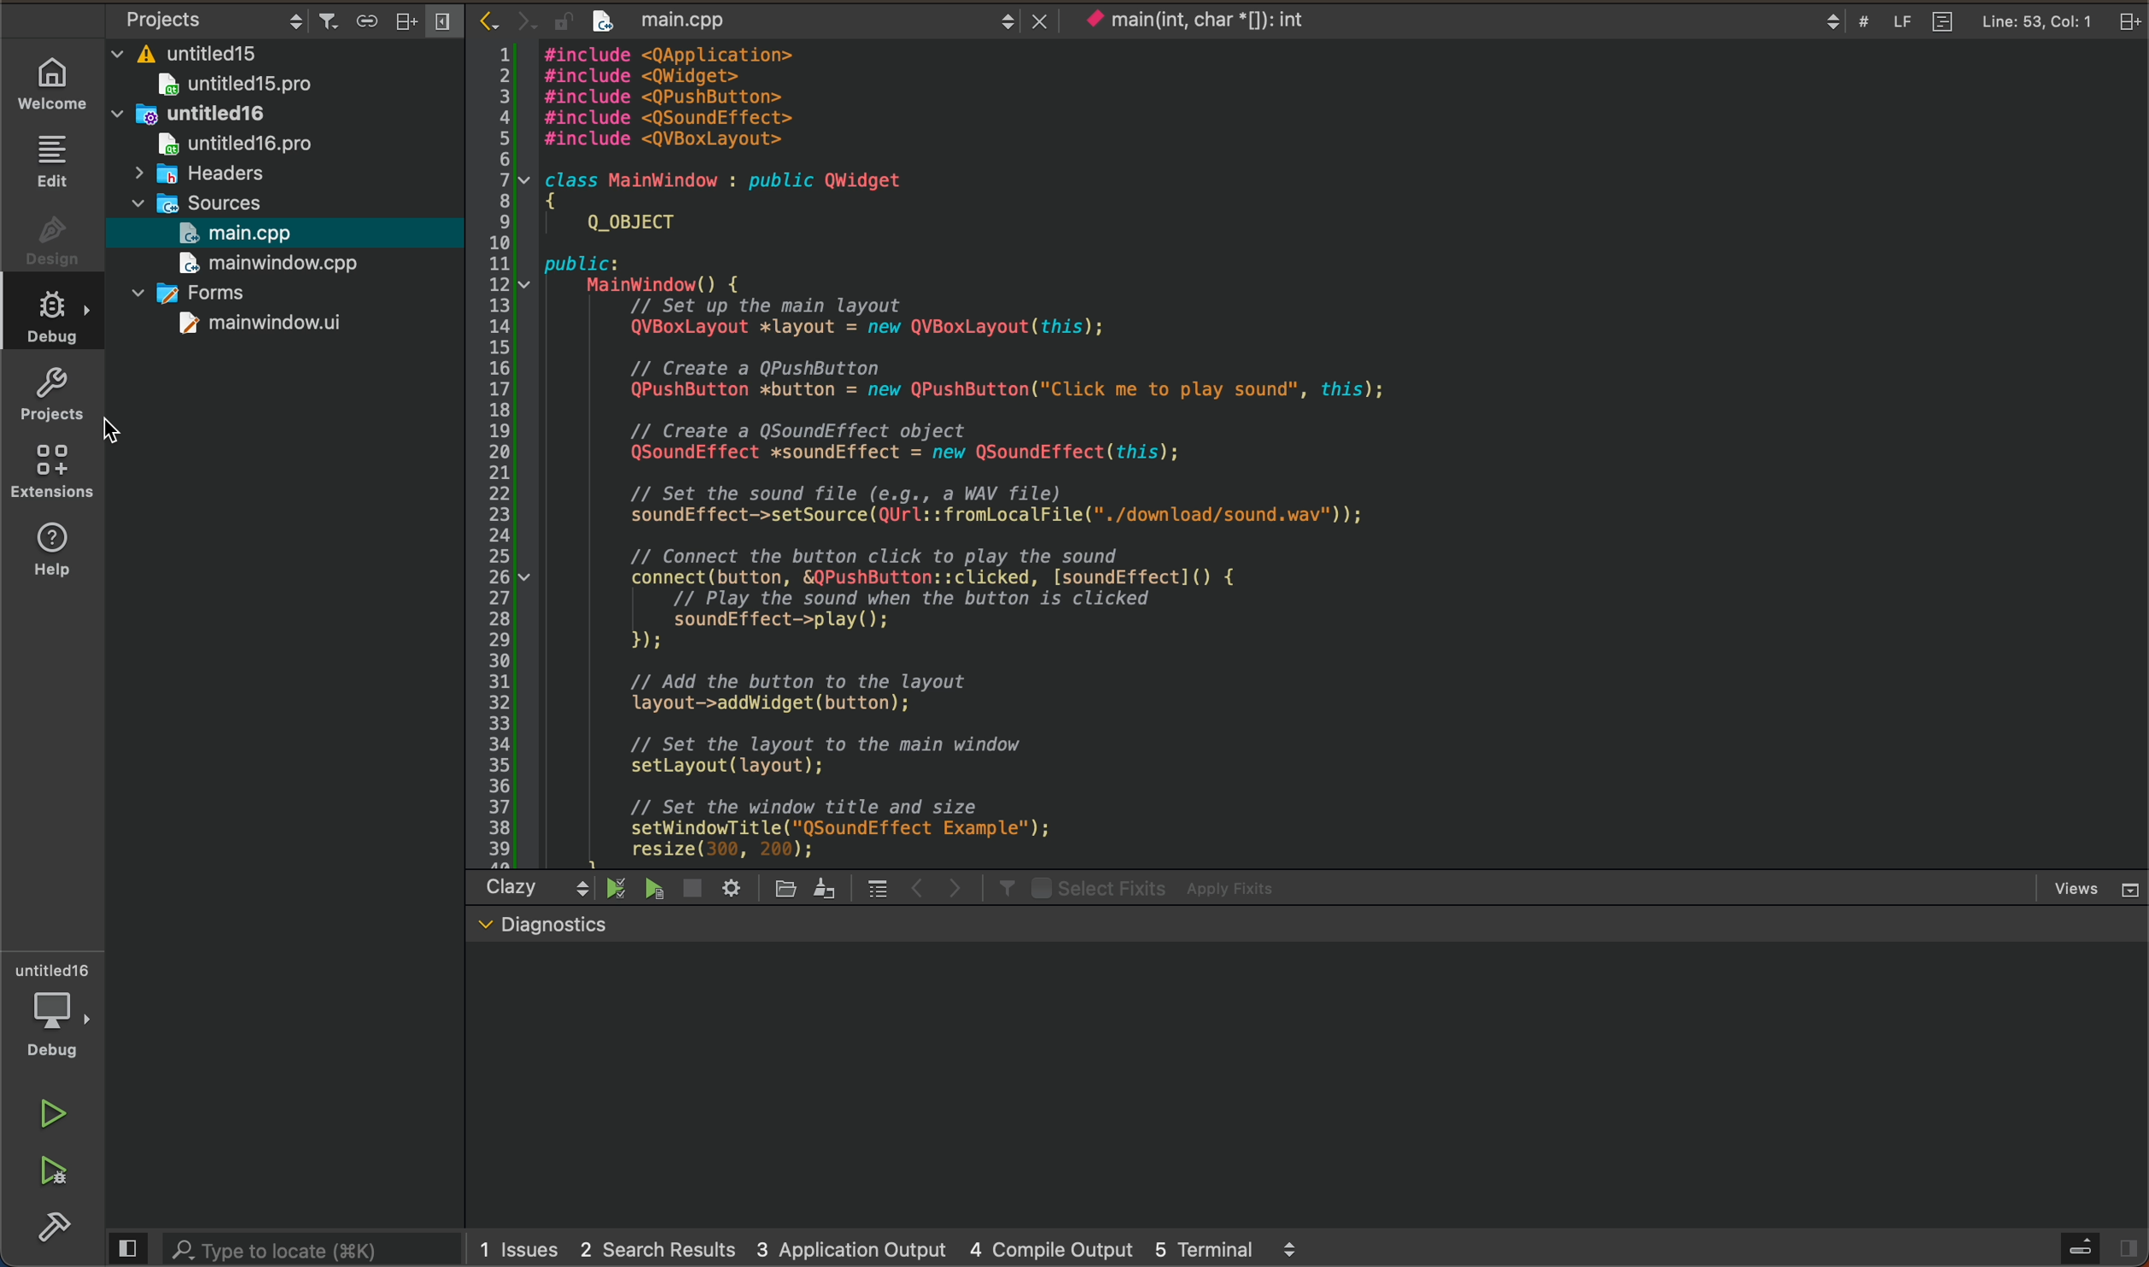 The height and width of the screenshot is (1267, 2149). Describe the element at coordinates (1968, 23) in the screenshot. I see `file info and actions` at that location.